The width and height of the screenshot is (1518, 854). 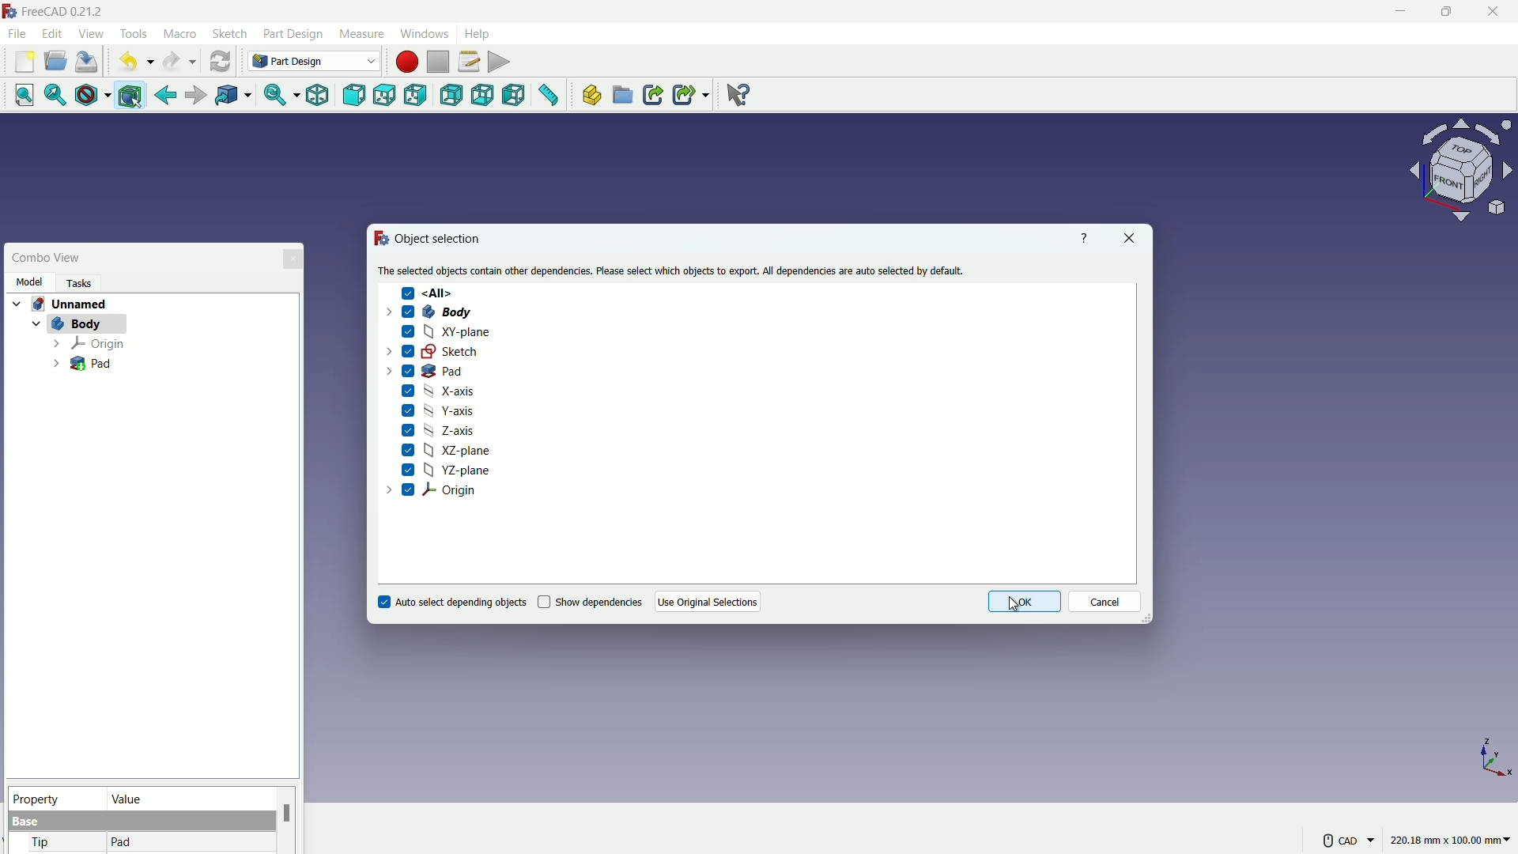 I want to click on cursor, so click(x=1013, y=606).